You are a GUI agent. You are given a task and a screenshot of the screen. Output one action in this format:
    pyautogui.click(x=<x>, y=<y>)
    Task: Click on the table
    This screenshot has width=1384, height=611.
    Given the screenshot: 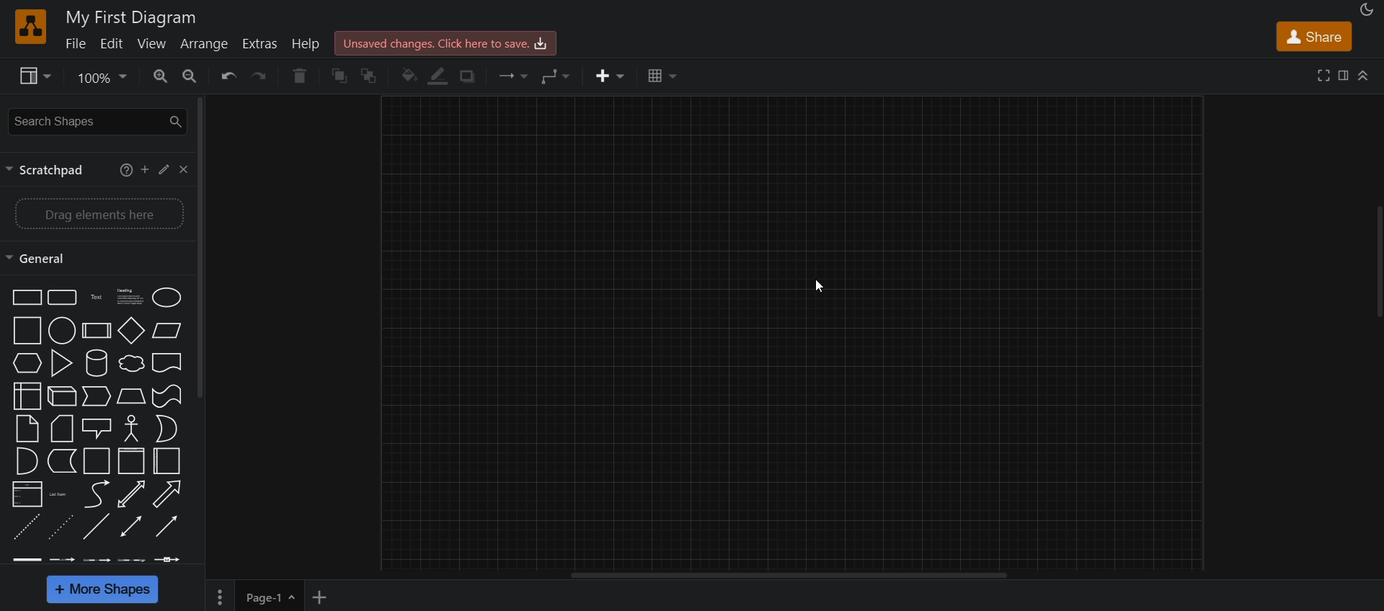 What is the action you would take?
    pyautogui.click(x=660, y=77)
    